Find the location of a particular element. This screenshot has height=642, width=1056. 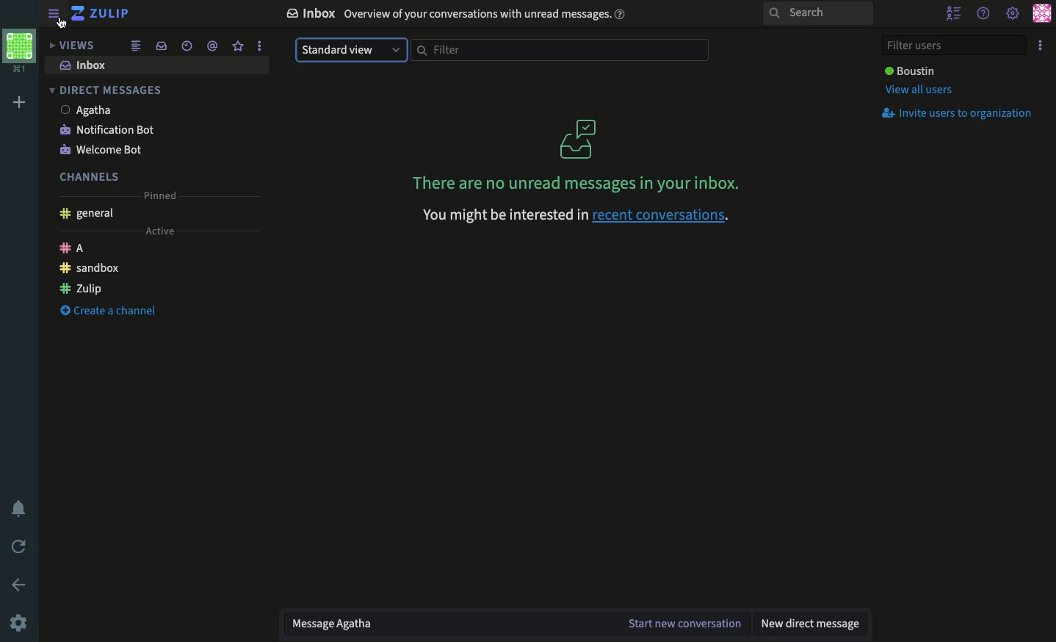

Inbox is located at coordinates (459, 15).